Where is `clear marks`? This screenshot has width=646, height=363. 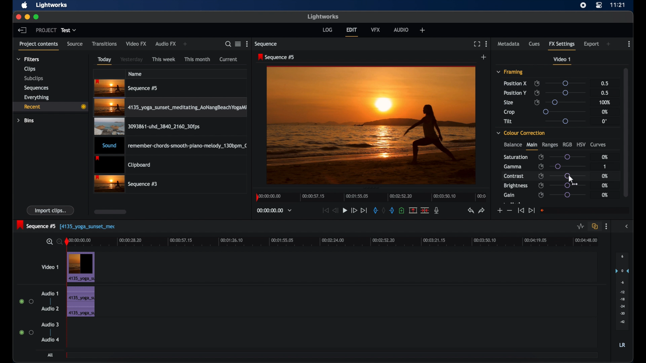 clear marks is located at coordinates (384, 211).